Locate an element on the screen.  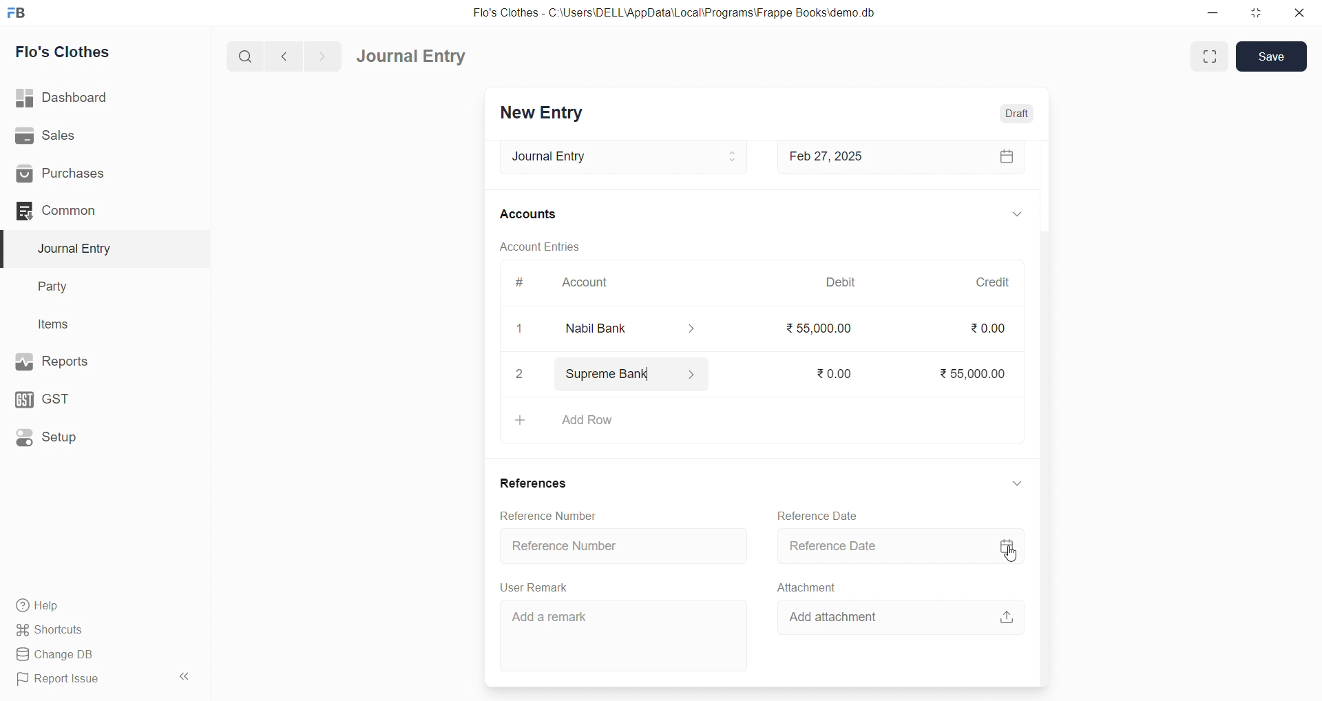
cursor is located at coordinates (1017, 558).